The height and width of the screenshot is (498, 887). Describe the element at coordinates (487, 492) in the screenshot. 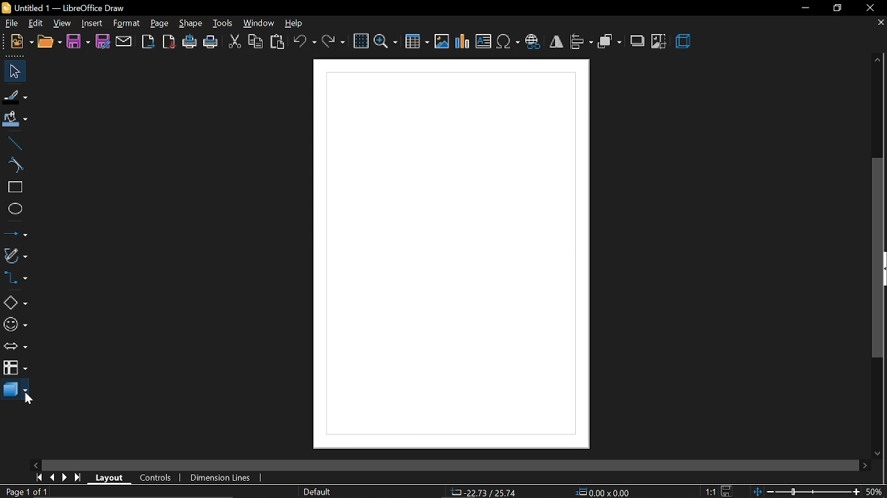

I see `co-ordinates` at that location.